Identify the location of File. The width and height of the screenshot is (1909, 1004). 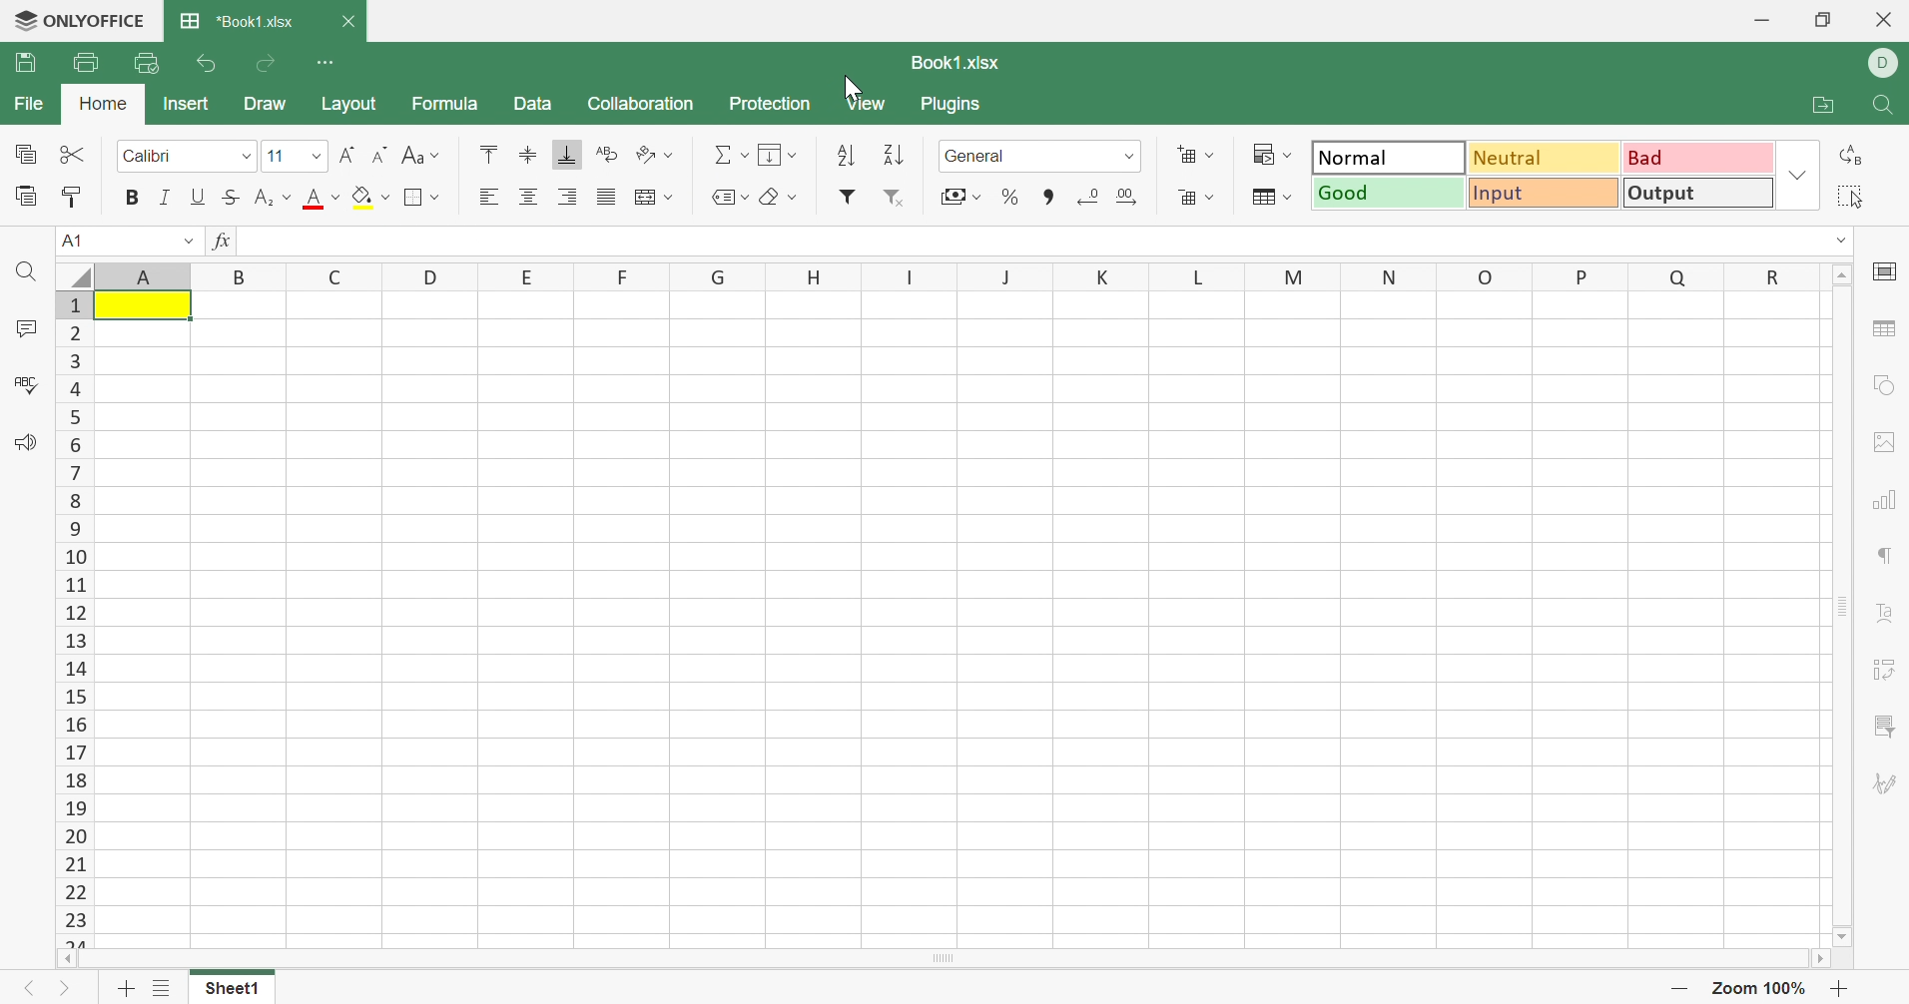
(29, 105).